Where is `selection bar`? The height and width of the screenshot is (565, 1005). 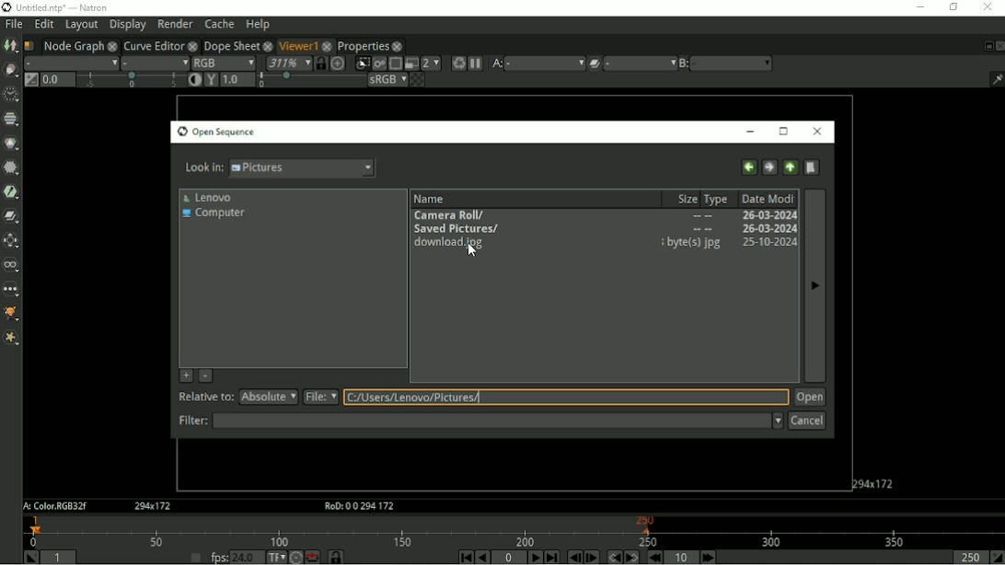 selection bar is located at coordinates (131, 80).